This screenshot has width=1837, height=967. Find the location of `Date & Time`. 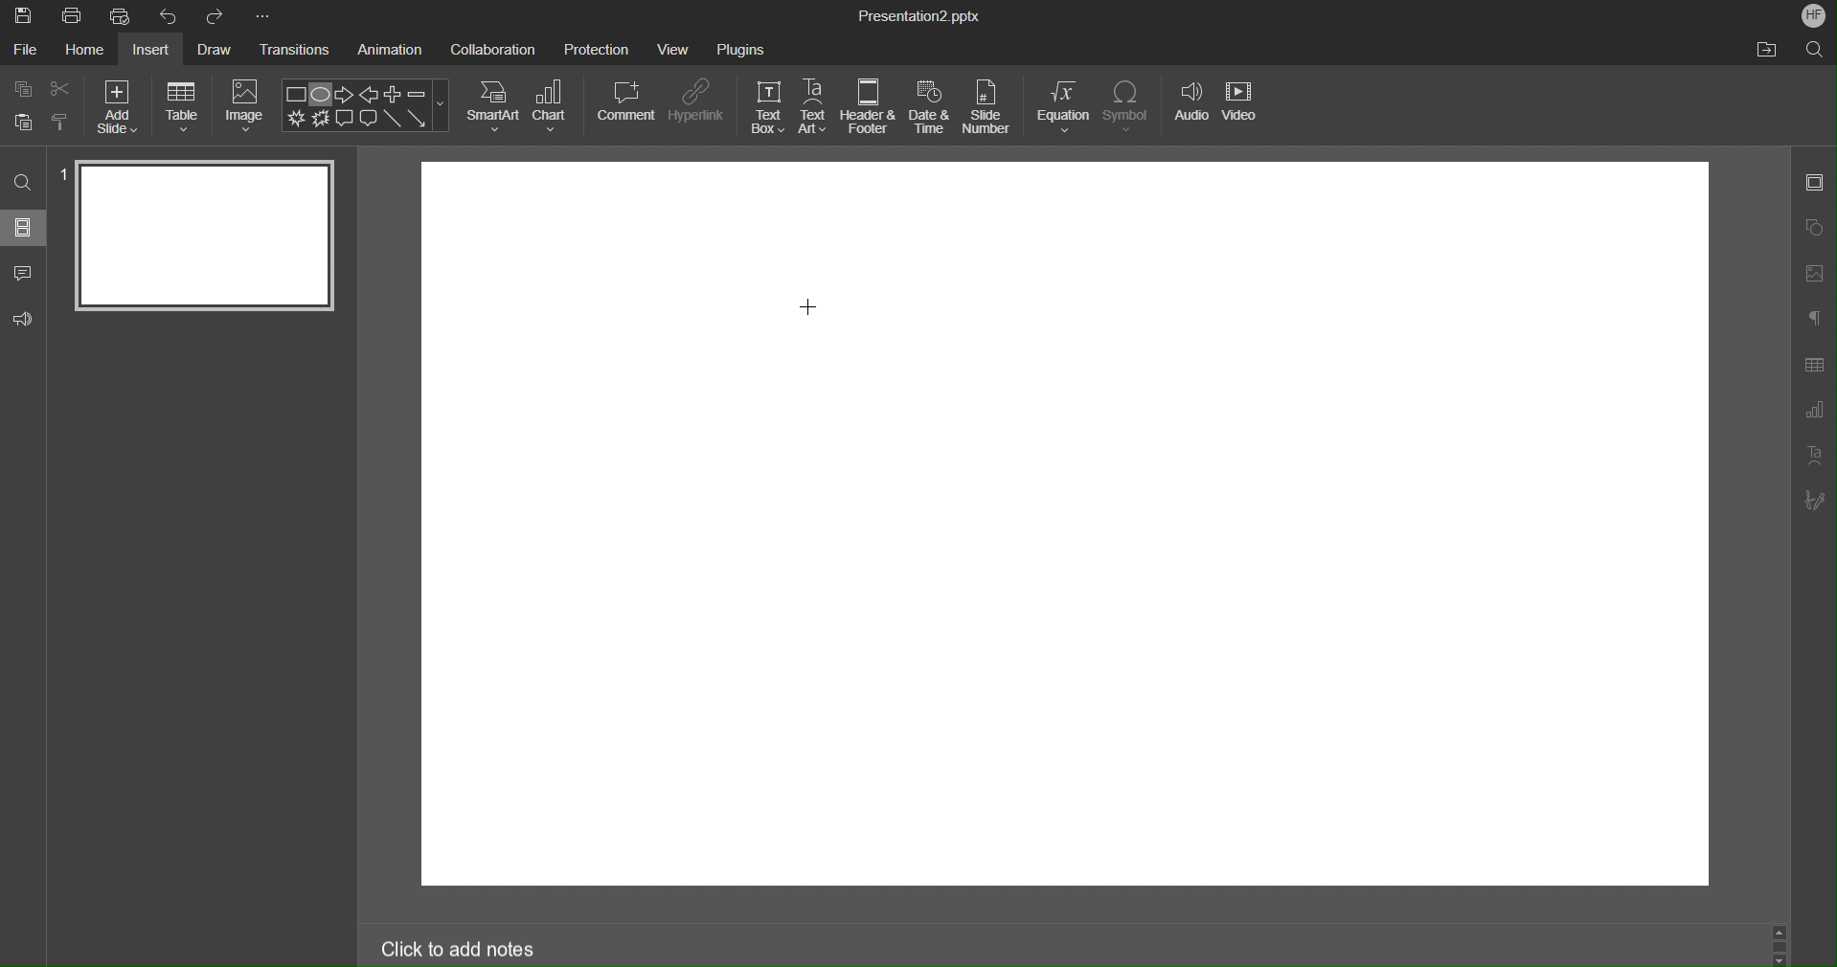

Date & Time is located at coordinates (930, 107).